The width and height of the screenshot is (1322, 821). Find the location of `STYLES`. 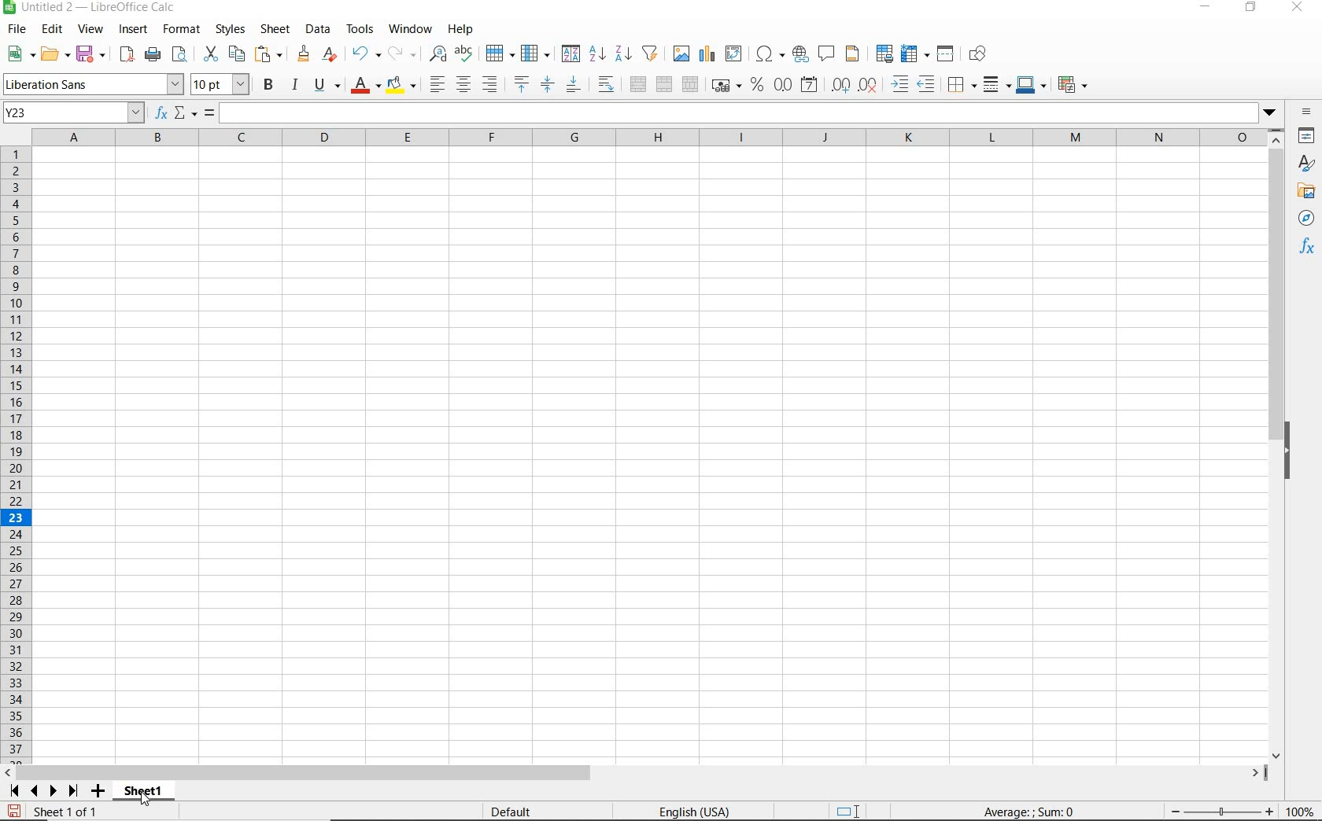

STYLES is located at coordinates (1306, 164).